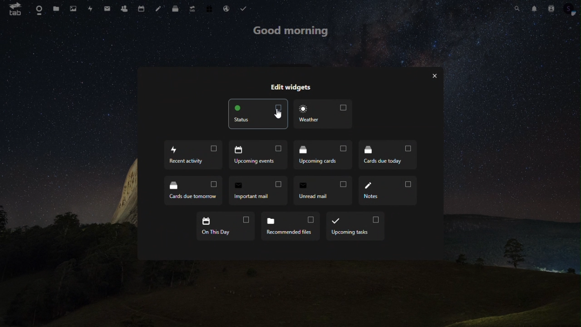 The width and height of the screenshot is (581, 327). I want to click on notes, so click(389, 190).